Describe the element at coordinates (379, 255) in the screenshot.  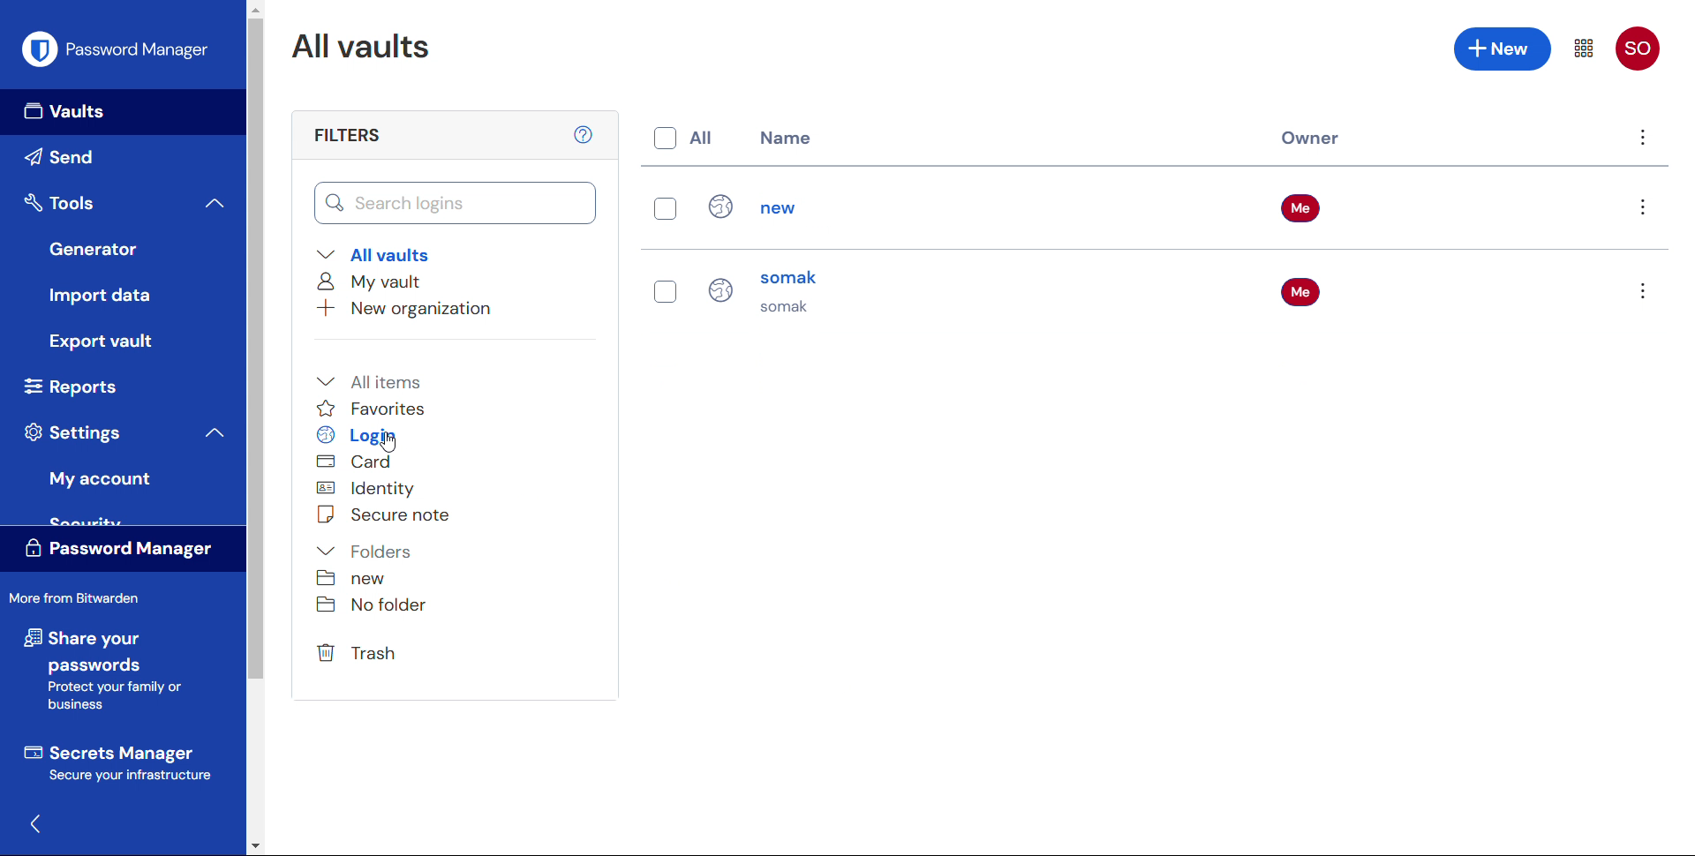
I see `All vaults ` at that location.